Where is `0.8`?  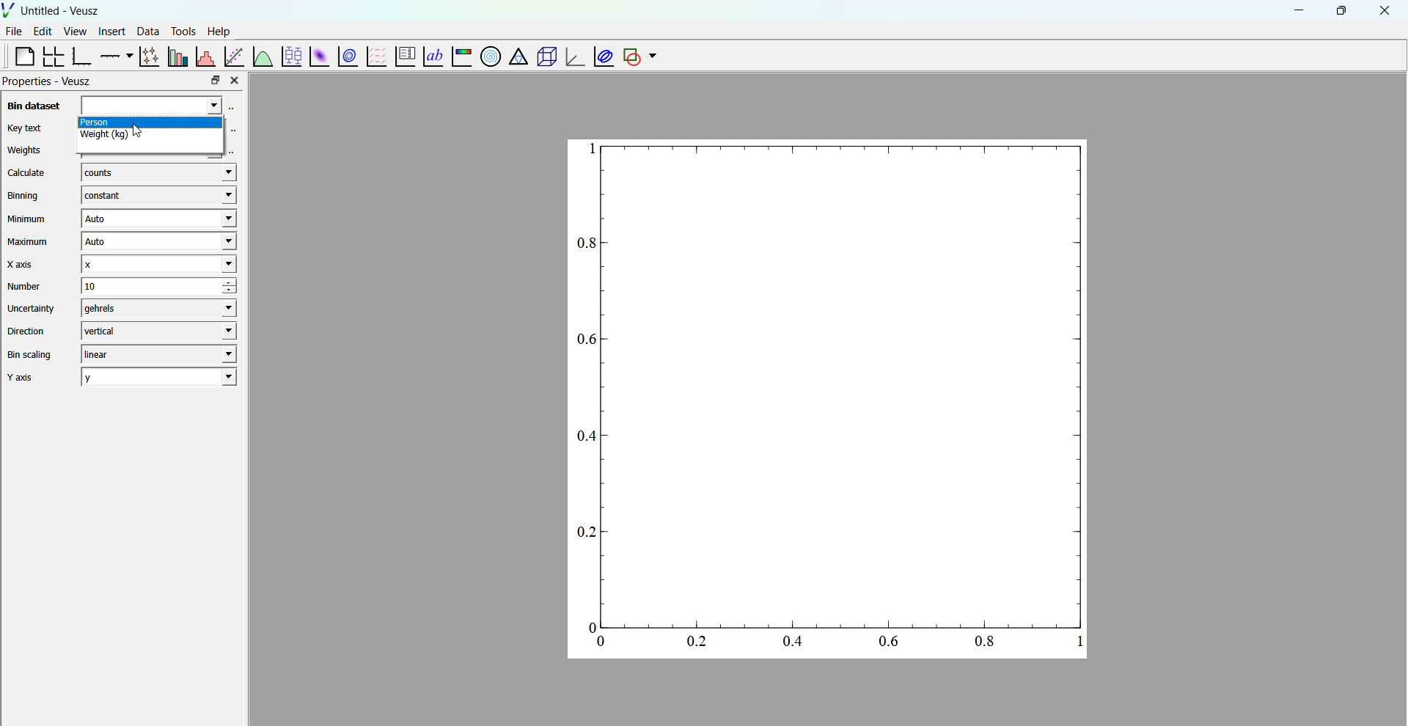 0.8 is located at coordinates (585, 243).